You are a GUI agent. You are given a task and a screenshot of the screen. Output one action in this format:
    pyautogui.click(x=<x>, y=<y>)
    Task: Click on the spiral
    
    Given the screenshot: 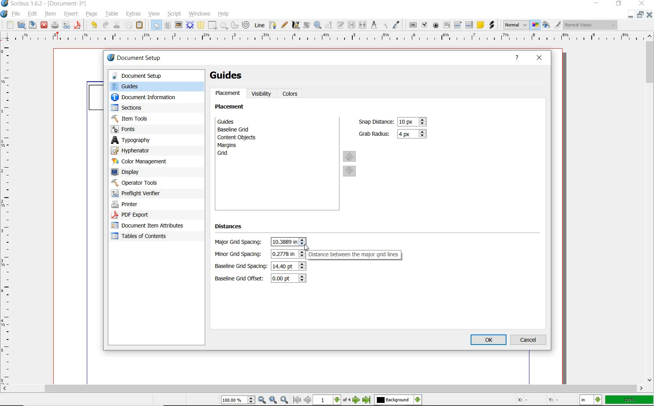 What is the action you would take?
    pyautogui.click(x=246, y=24)
    